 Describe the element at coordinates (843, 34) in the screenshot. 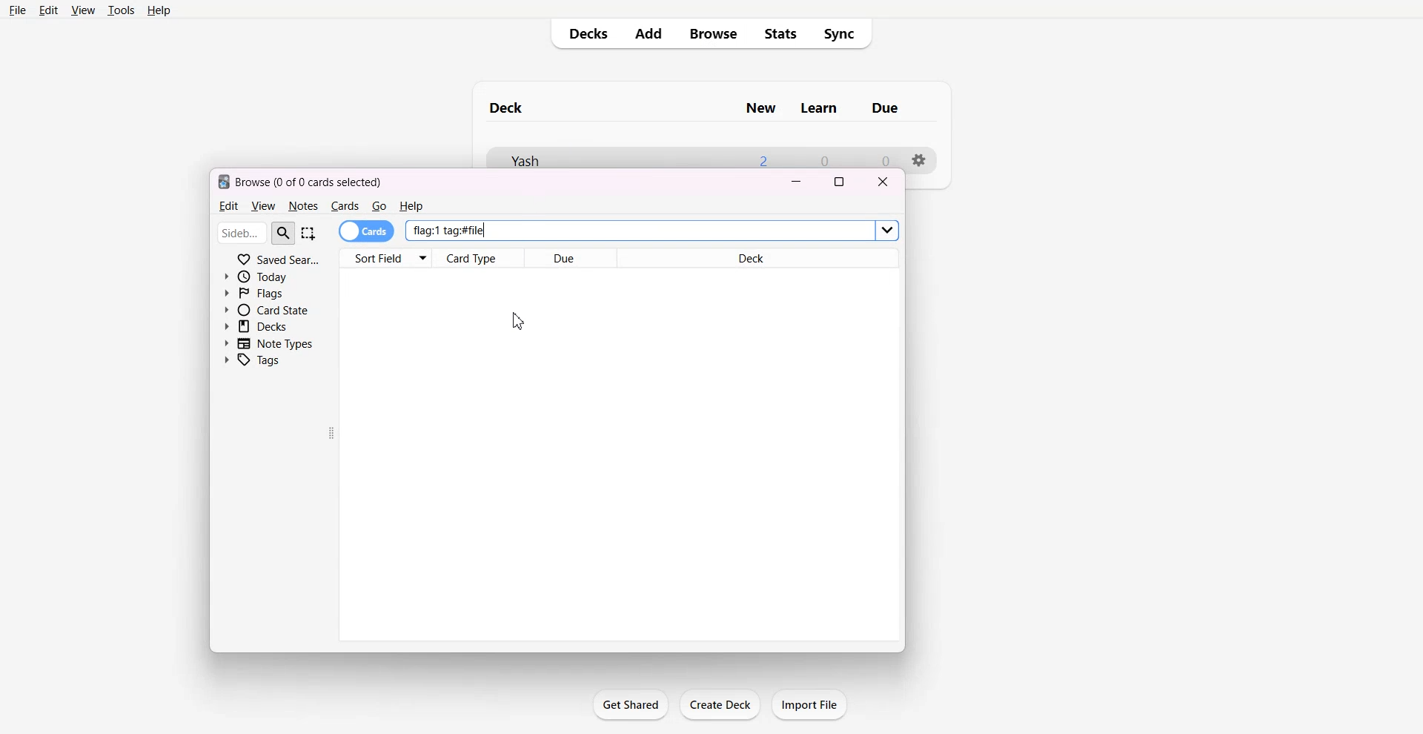

I see `Sync` at that location.